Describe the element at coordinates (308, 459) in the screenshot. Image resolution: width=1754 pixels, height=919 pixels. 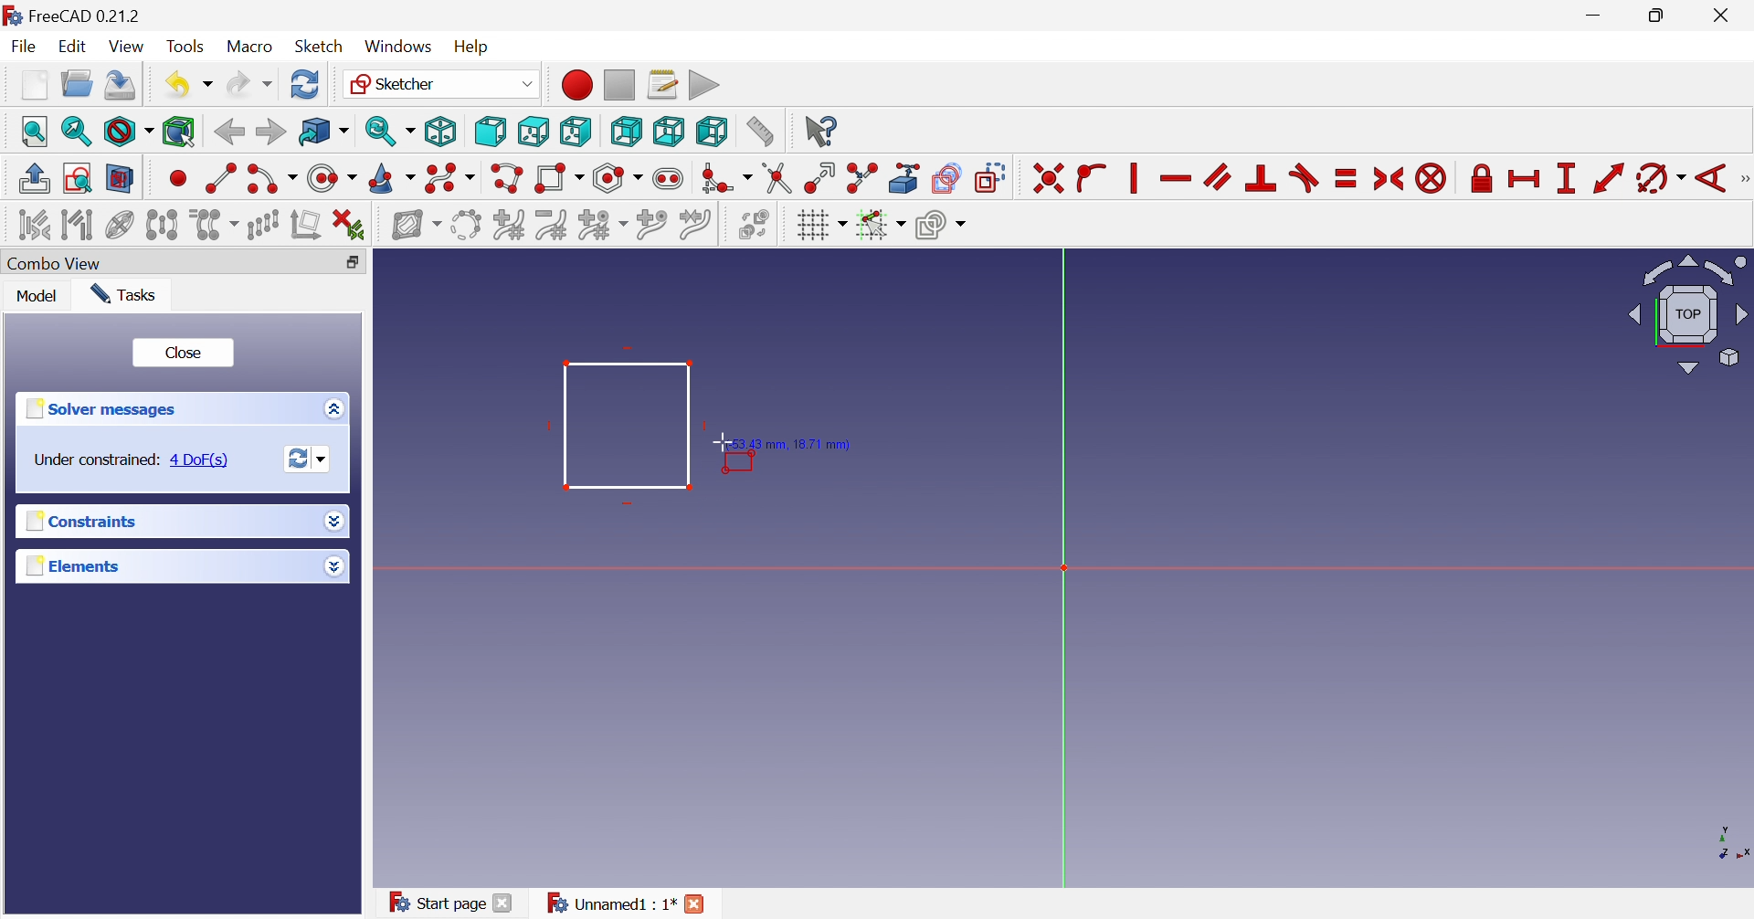
I see `Forces recomputation of active document` at that location.